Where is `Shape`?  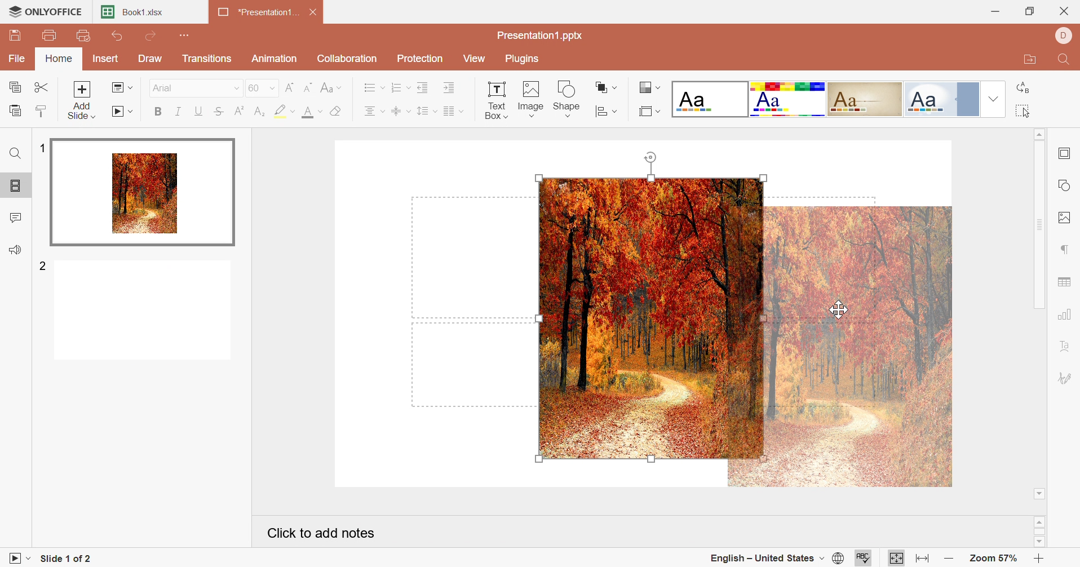
Shape is located at coordinates (569, 98).